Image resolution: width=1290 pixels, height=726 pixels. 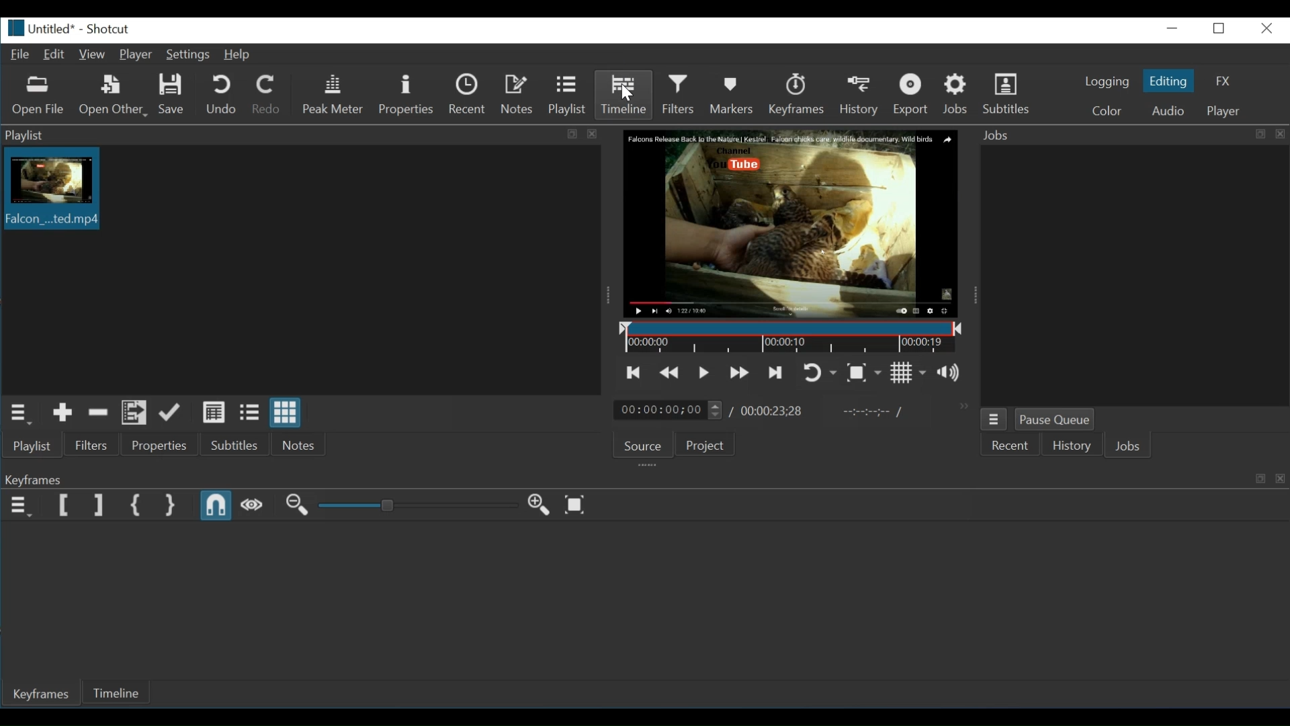 What do you see at coordinates (1167, 80) in the screenshot?
I see `Eiting` at bounding box center [1167, 80].